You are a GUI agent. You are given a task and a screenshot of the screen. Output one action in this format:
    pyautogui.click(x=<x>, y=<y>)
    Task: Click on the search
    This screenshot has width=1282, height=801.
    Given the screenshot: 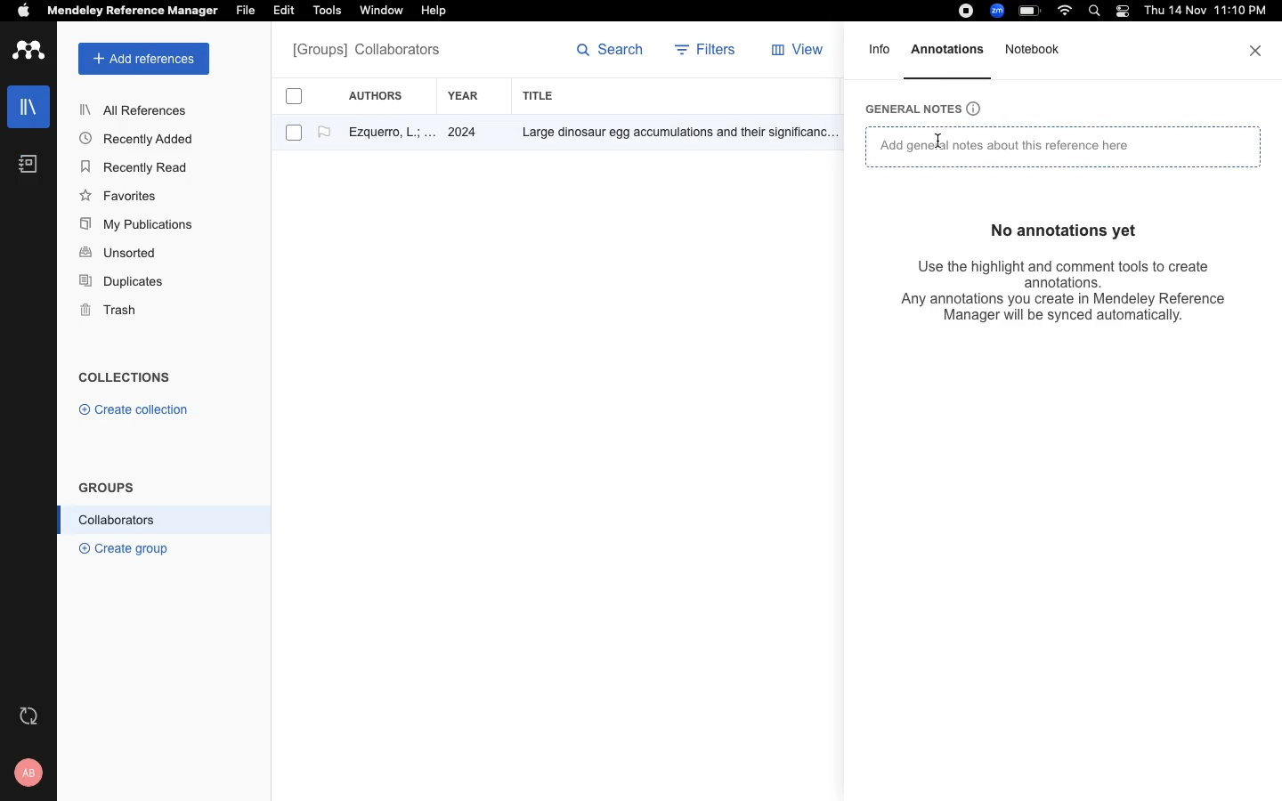 What is the action you would take?
    pyautogui.click(x=1098, y=12)
    